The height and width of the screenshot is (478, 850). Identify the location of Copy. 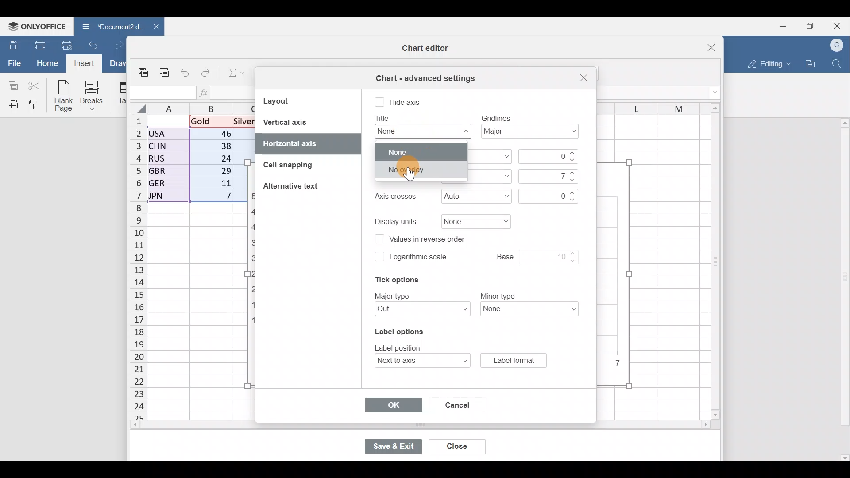
(11, 85).